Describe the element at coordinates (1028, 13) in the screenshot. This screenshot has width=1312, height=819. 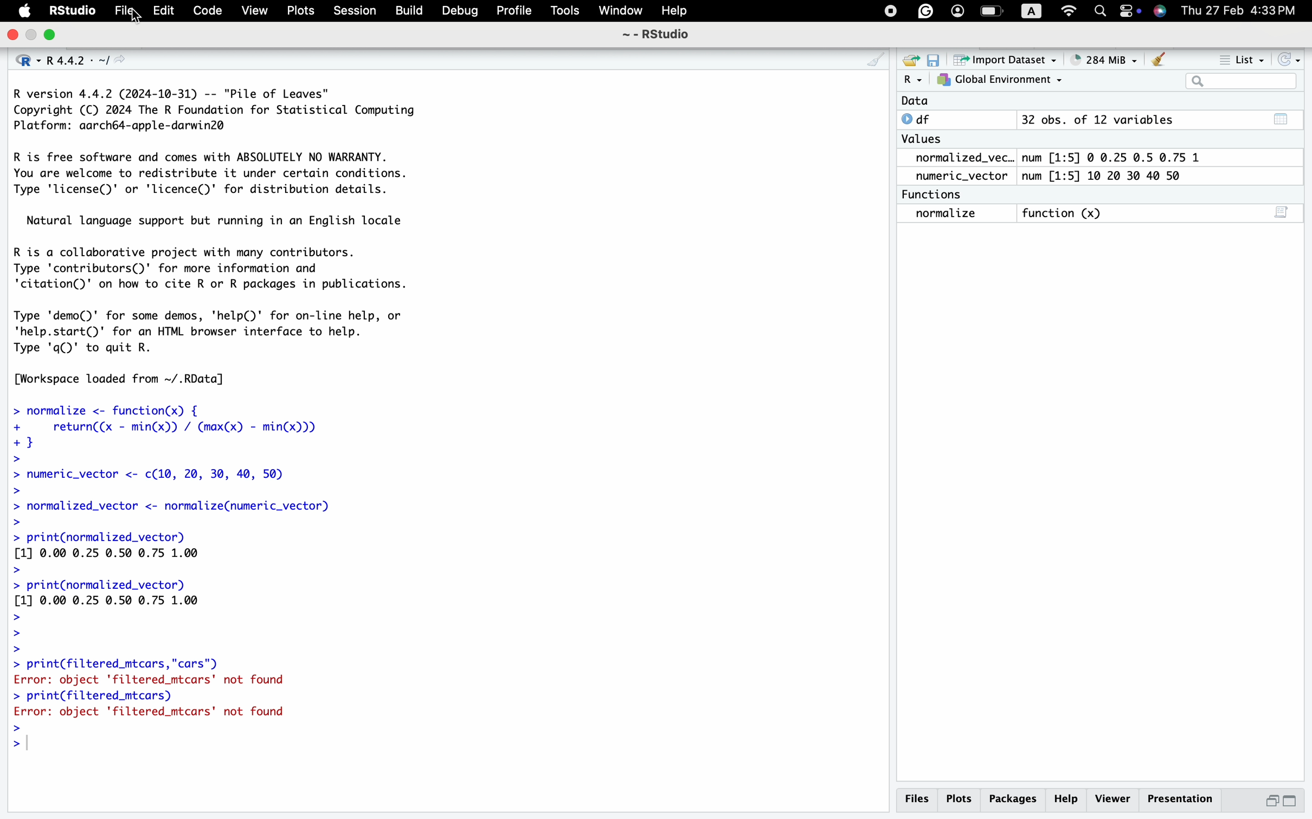
I see `letter` at that location.